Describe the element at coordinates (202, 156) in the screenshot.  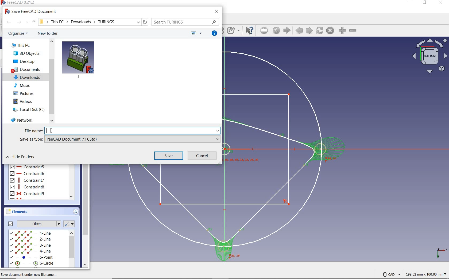
I see `cancel` at that location.